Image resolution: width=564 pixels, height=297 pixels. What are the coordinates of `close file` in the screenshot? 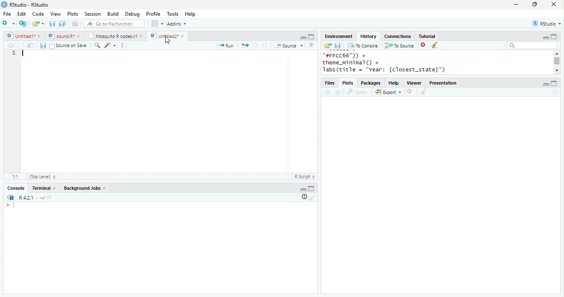 It's located at (410, 92).